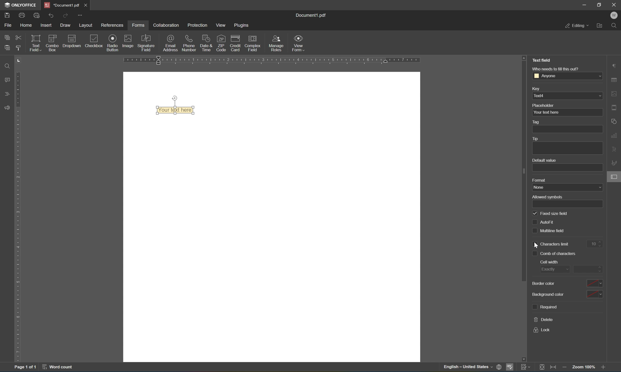 Image resolution: width=621 pixels, height=372 pixels. What do you see at coordinates (253, 45) in the screenshot?
I see `complex field` at bounding box center [253, 45].